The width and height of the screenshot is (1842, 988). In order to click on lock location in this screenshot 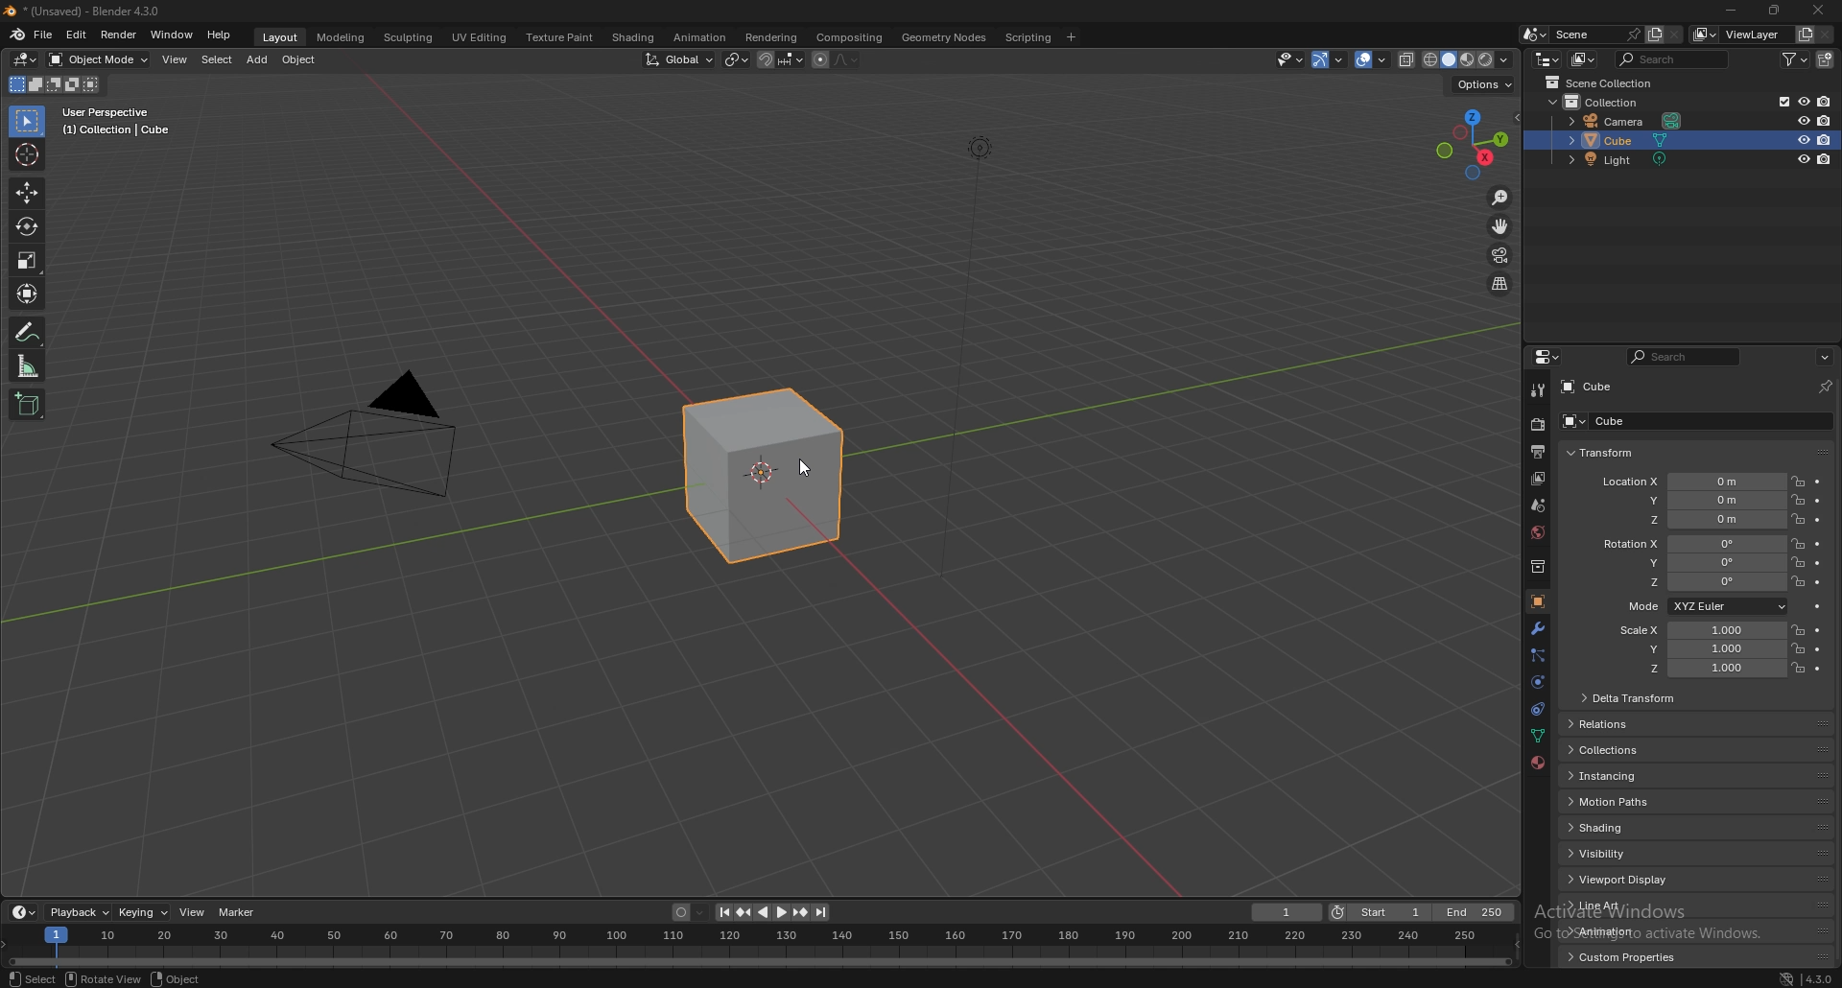, I will do `click(1799, 544)`.